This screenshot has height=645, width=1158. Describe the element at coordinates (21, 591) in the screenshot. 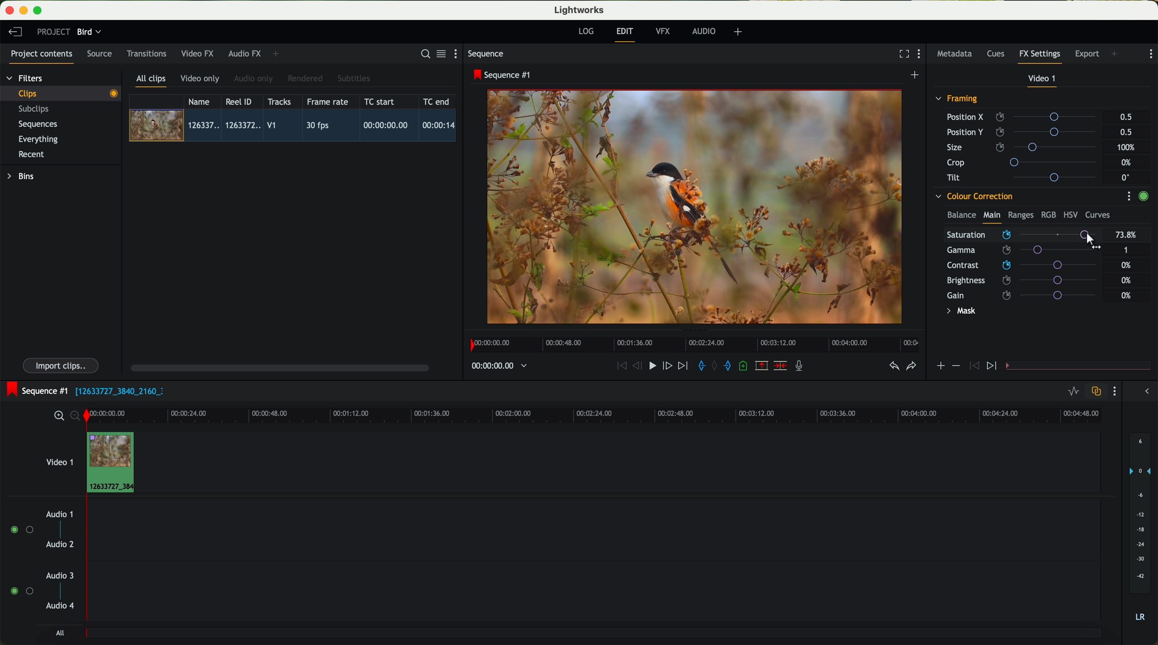

I see `enable audio` at that location.